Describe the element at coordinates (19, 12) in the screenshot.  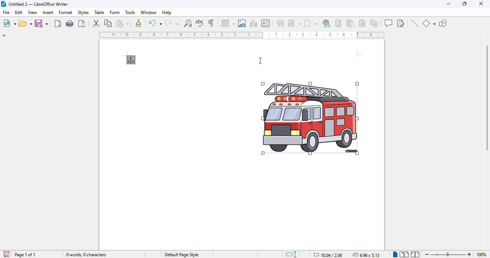
I see `edit` at that location.